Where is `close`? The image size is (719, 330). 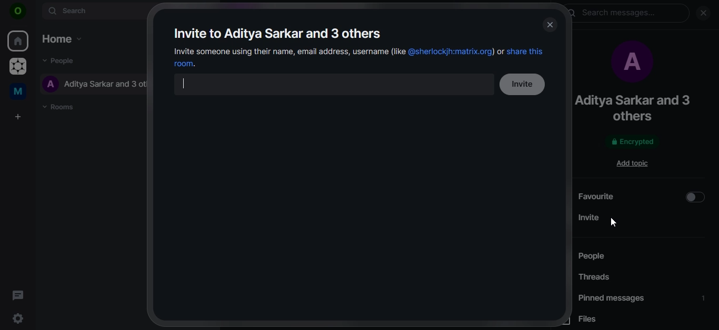
close is located at coordinates (703, 14).